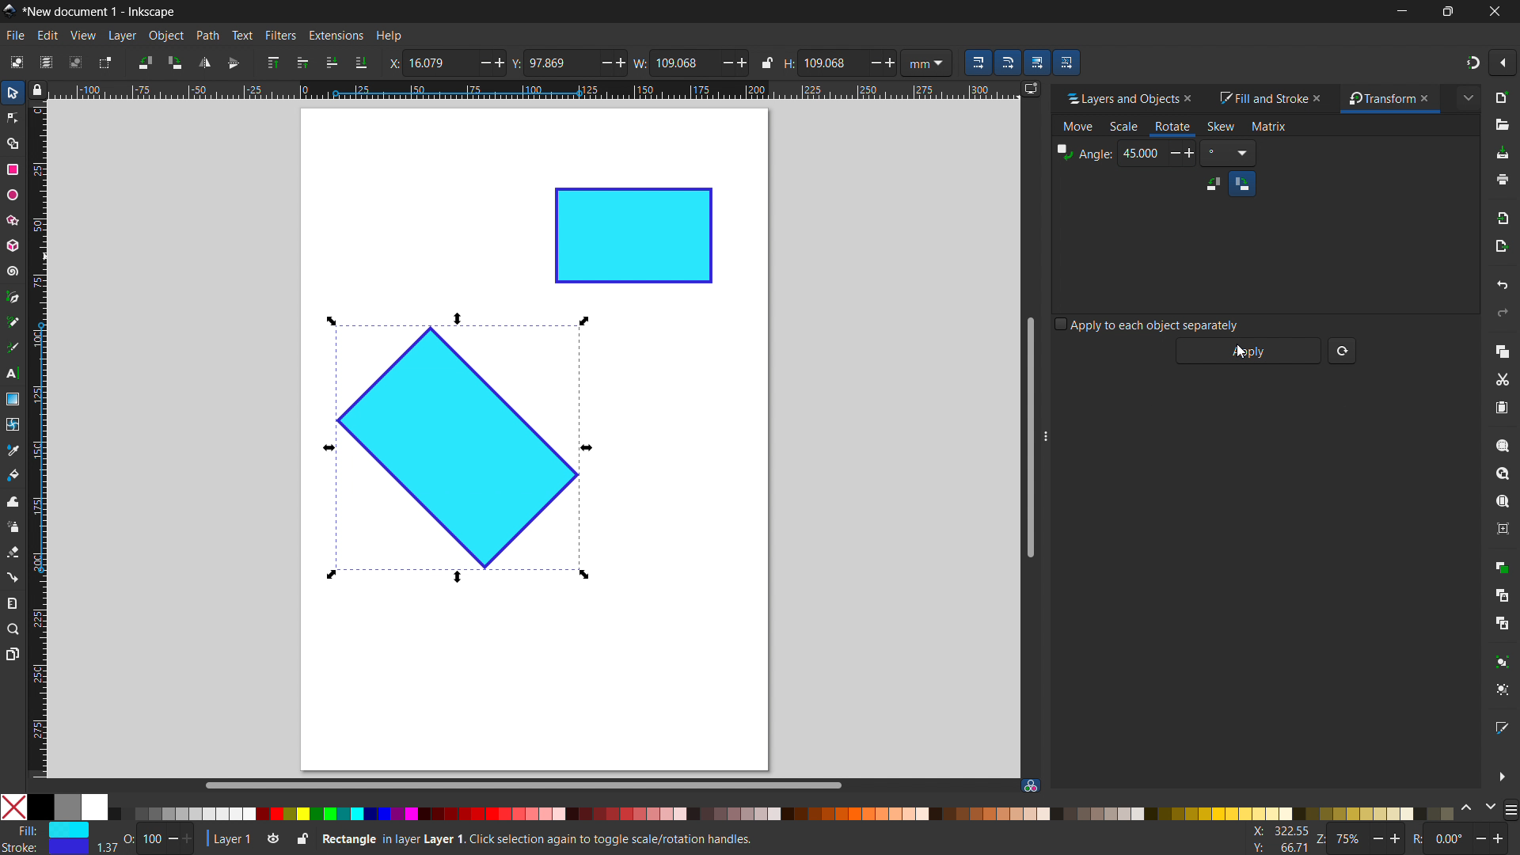 This screenshot has width=1520, height=855. What do you see at coordinates (234, 63) in the screenshot?
I see `flip vertically` at bounding box center [234, 63].